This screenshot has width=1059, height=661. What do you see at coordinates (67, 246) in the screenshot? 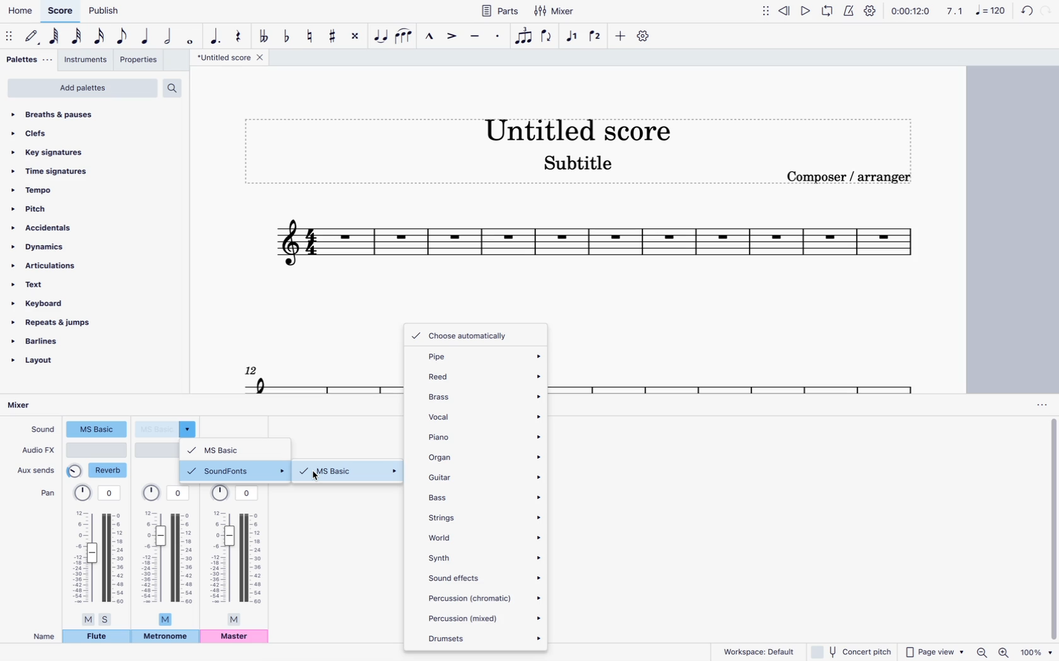
I see `dynamics` at bounding box center [67, 246].